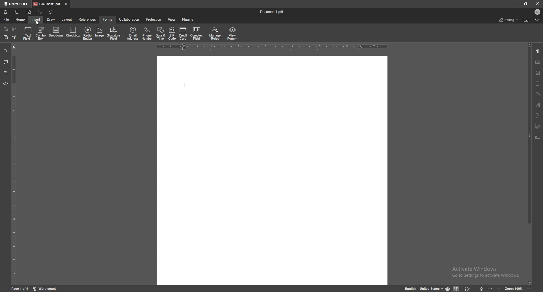 Image resolution: width=543 pixels, height=292 pixels. What do you see at coordinates (508, 20) in the screenshot?
I see `status` at bounding box center [508, 20].